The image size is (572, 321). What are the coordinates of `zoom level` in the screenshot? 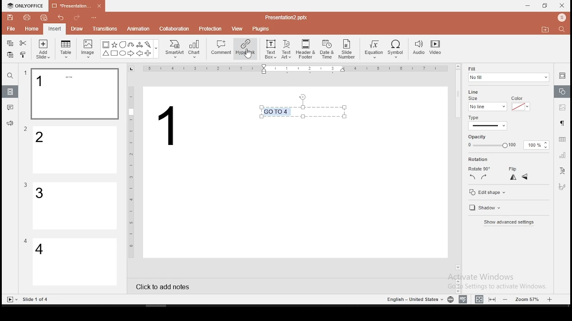 It's located at (529, 299).